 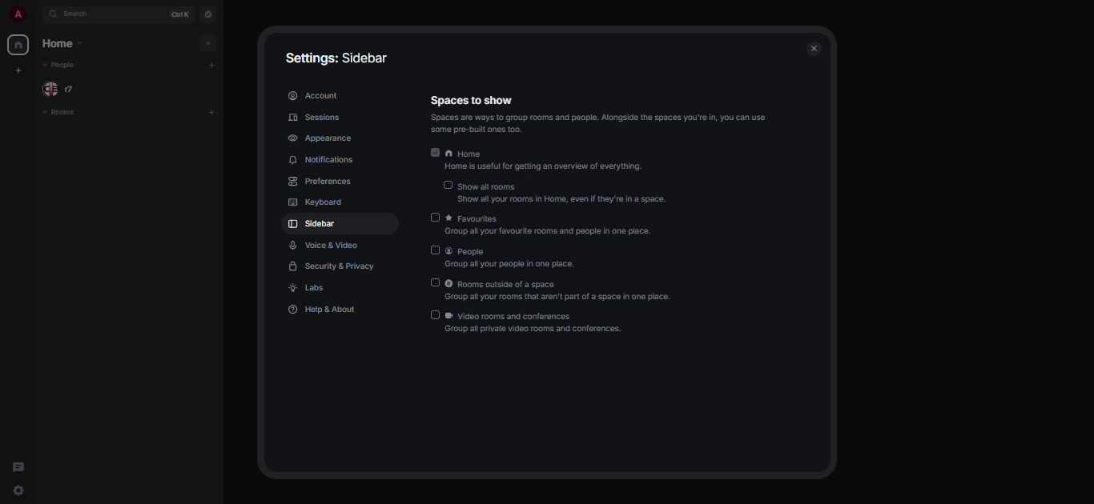 What do you see at coordinates (37, 14) in the screenshot?
I see `expand` at bounding box center [37, 14].